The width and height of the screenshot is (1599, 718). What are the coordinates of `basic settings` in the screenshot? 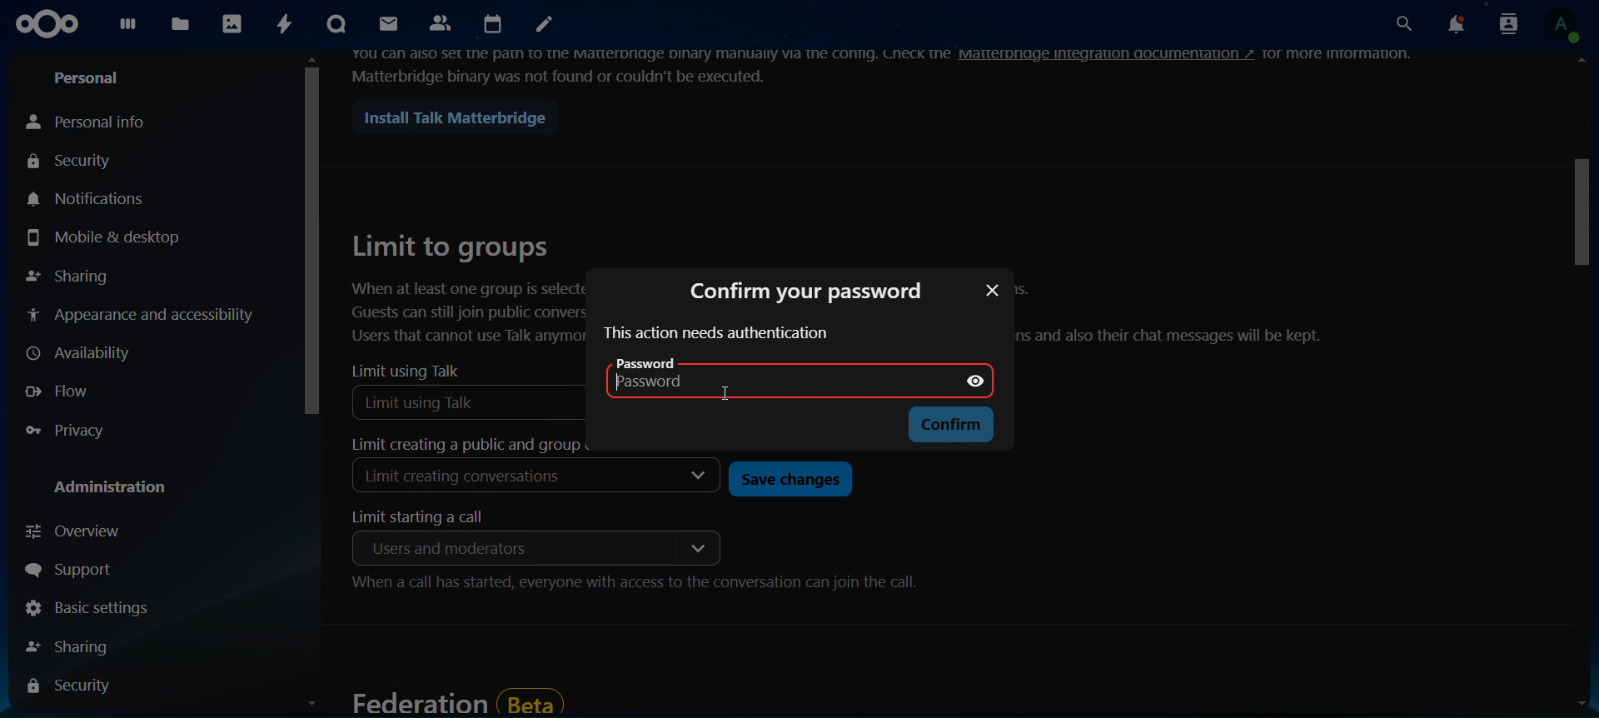 It's located at (86, 611).